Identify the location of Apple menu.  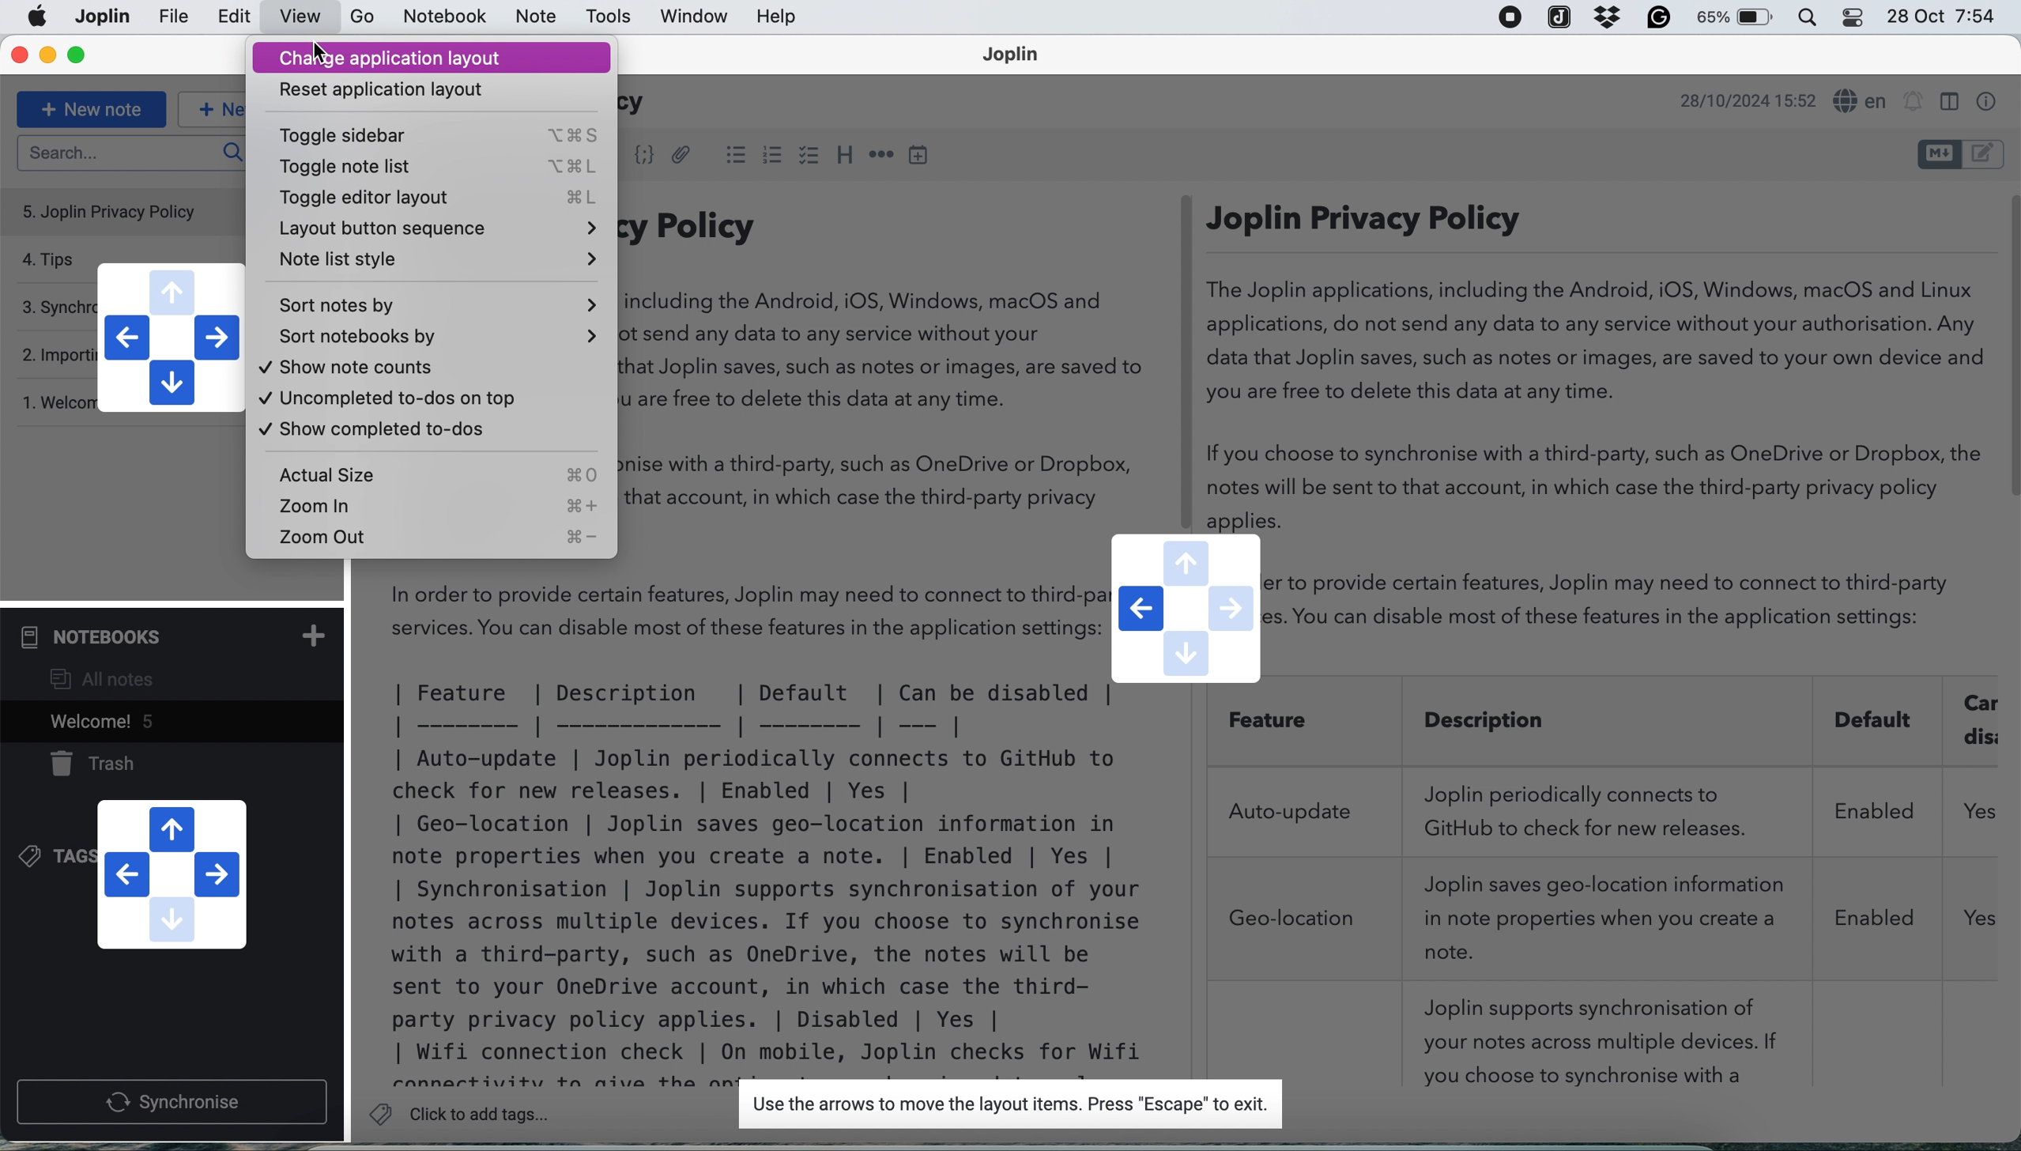
(39, 17).